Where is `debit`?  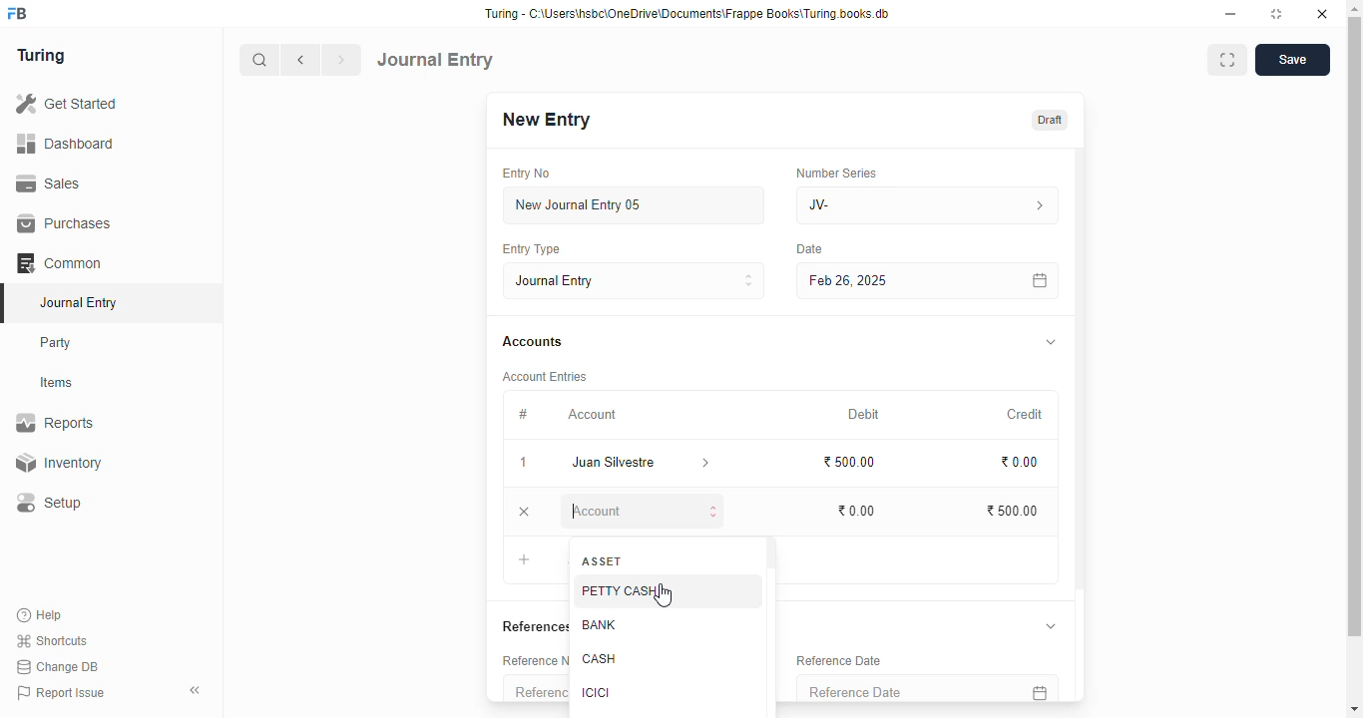 debit is located at coordinates (866, 414).